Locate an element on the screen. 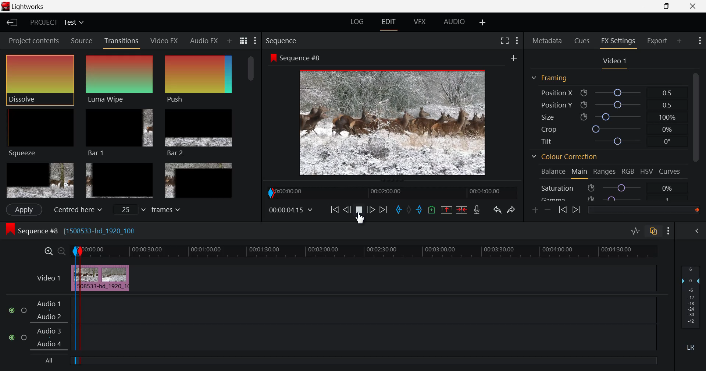 The height and width of the screenshot is (371, 706). Centered here is located at coordinates (76, 210).